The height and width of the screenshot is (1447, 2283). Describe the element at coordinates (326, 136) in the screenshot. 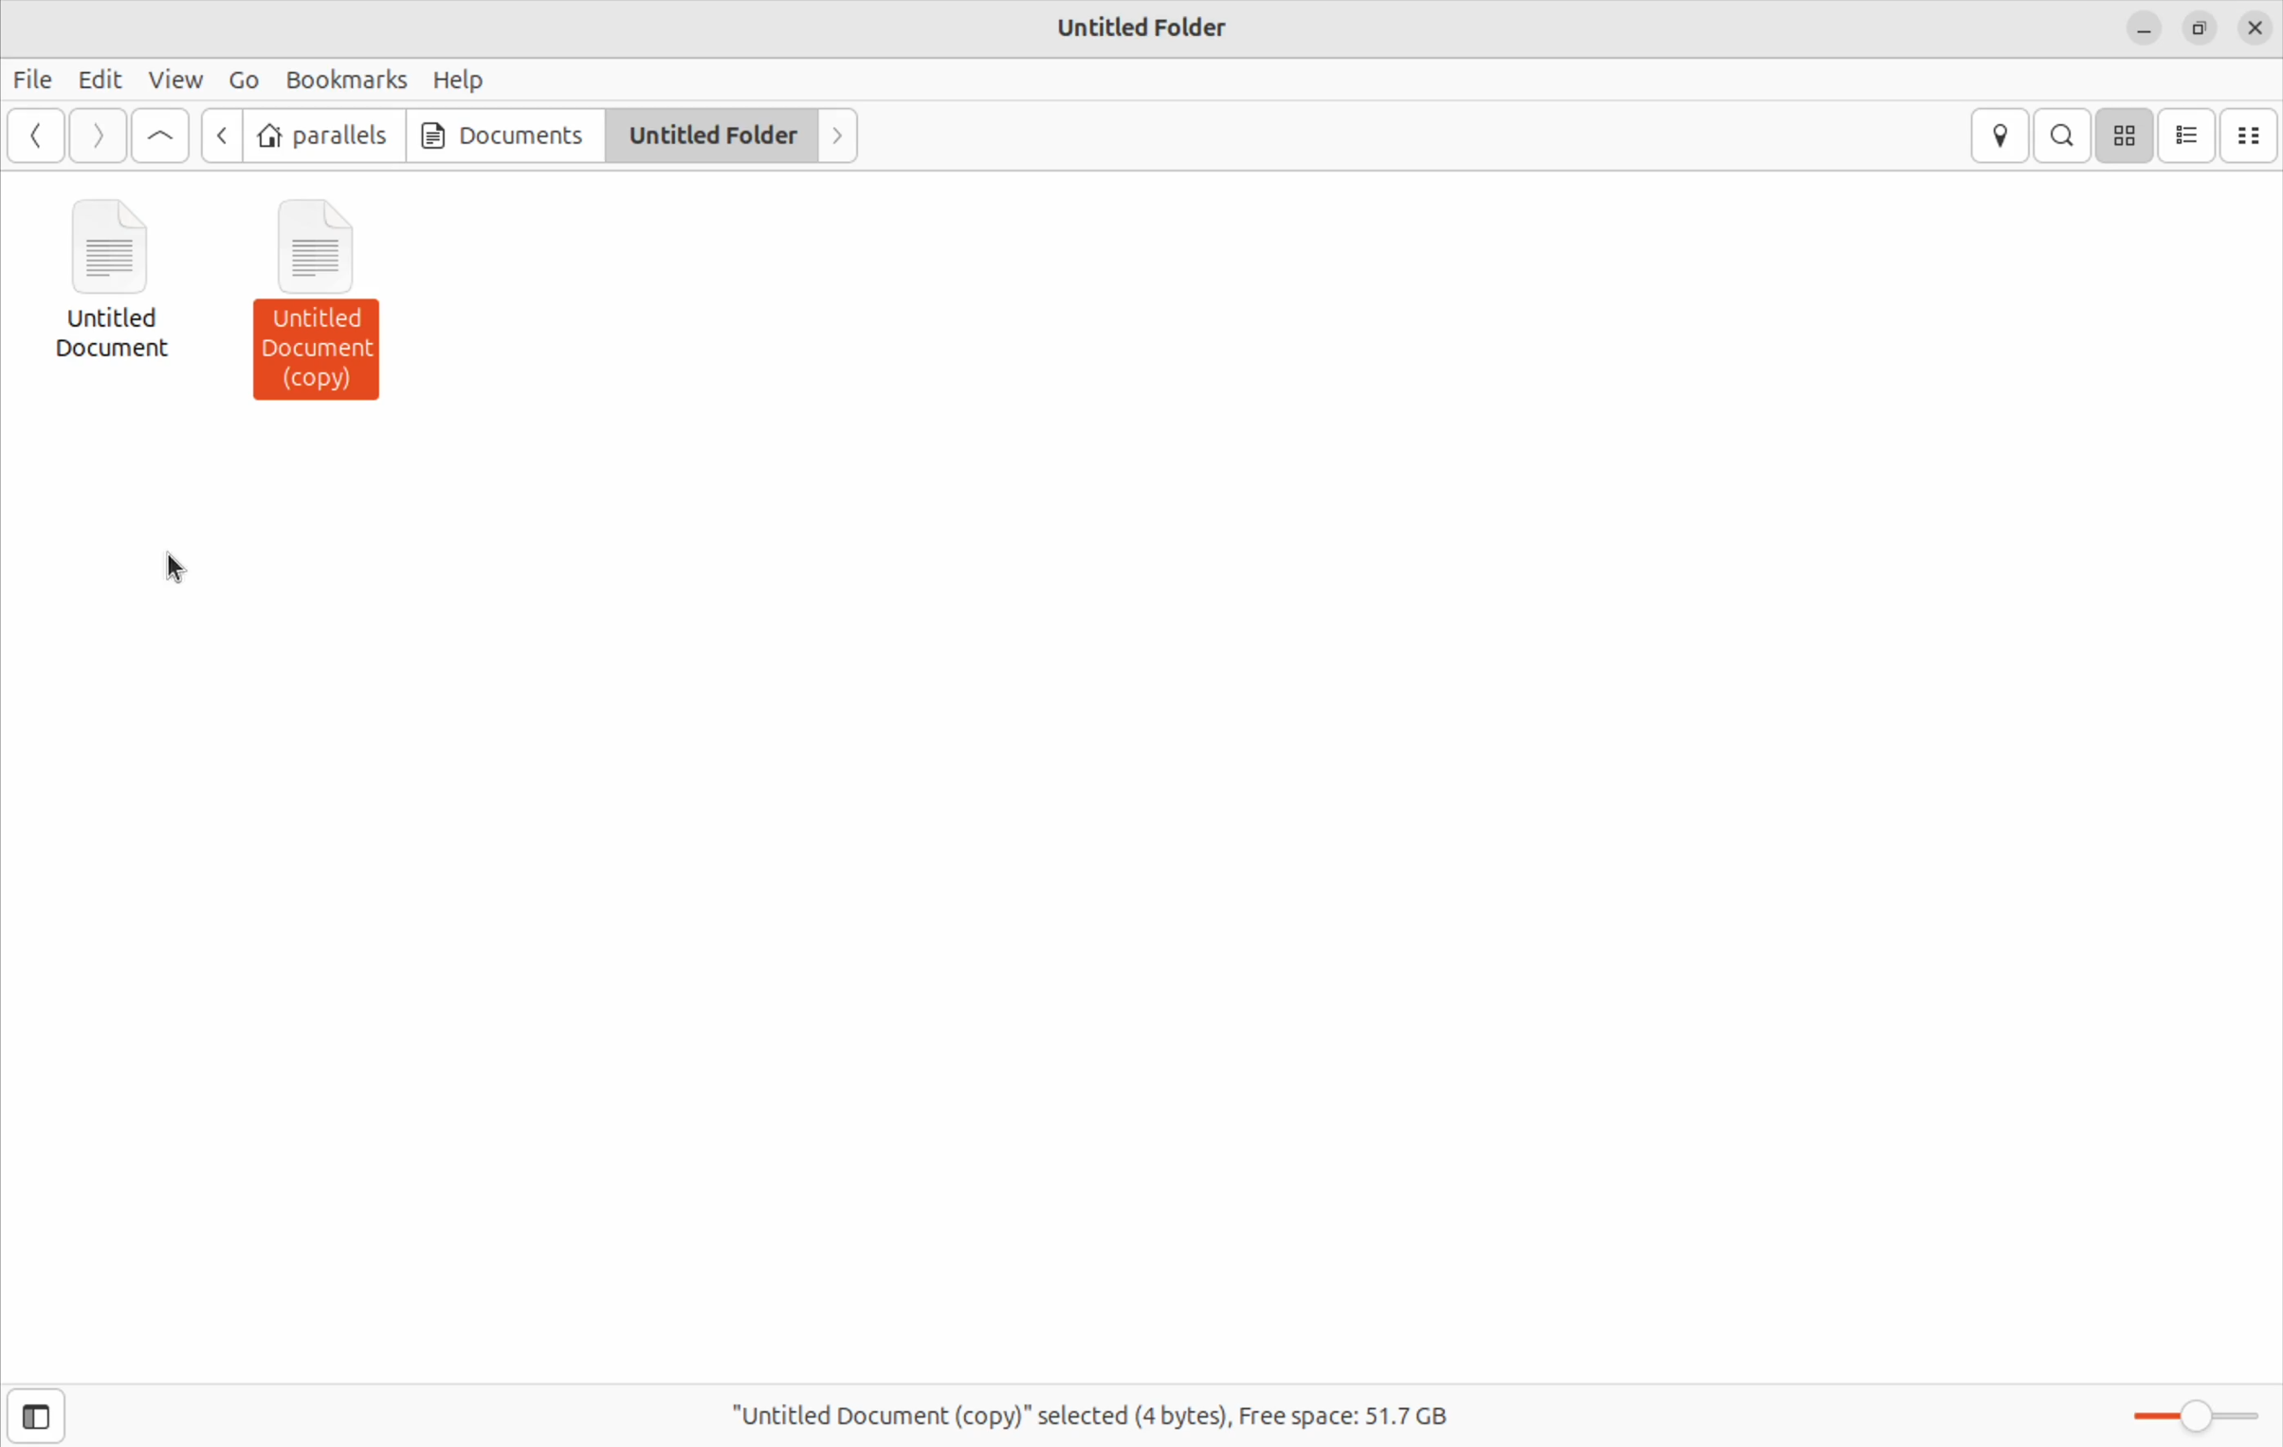

I see `parallels` at that location.